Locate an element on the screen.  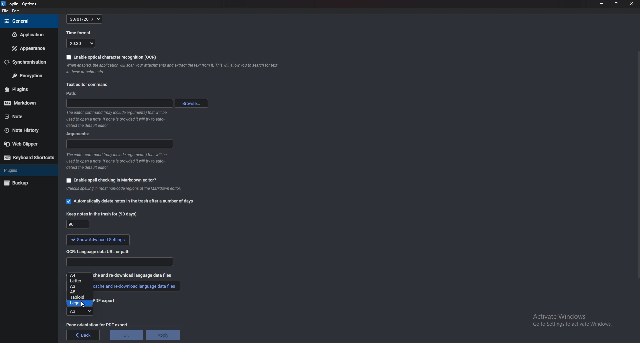
Time format is located at coordinates (80, 33).